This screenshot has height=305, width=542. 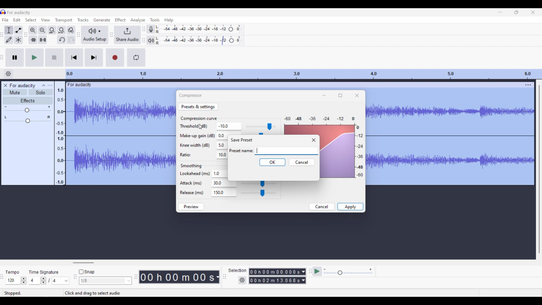 What do you see at coordinates (500, 12) in the screenshot?
I see `Minimize ` at bounding box center [500, 12].